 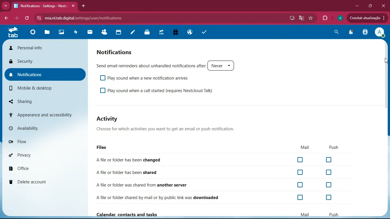 I want to click on View Profile, so click(x=380, y=33).